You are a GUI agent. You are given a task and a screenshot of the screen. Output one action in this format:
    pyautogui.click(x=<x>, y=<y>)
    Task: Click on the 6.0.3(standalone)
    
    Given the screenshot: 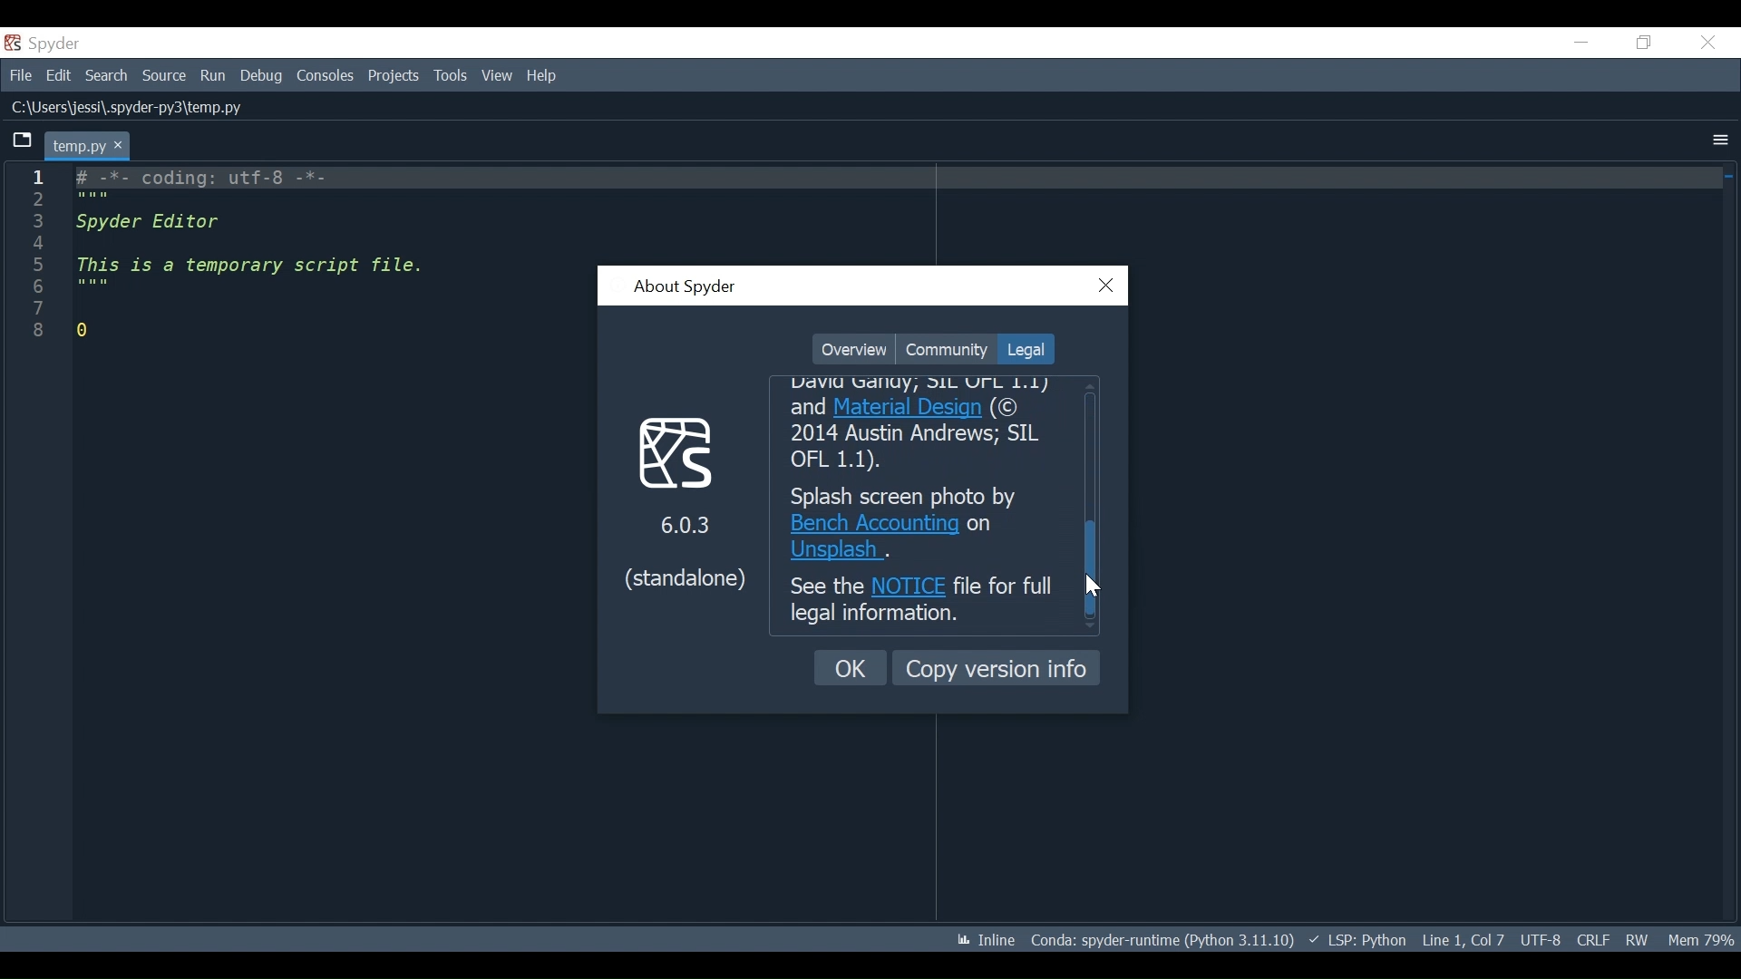 What is the action you would take?
    pyautogui.click(x=680, y=503)
    